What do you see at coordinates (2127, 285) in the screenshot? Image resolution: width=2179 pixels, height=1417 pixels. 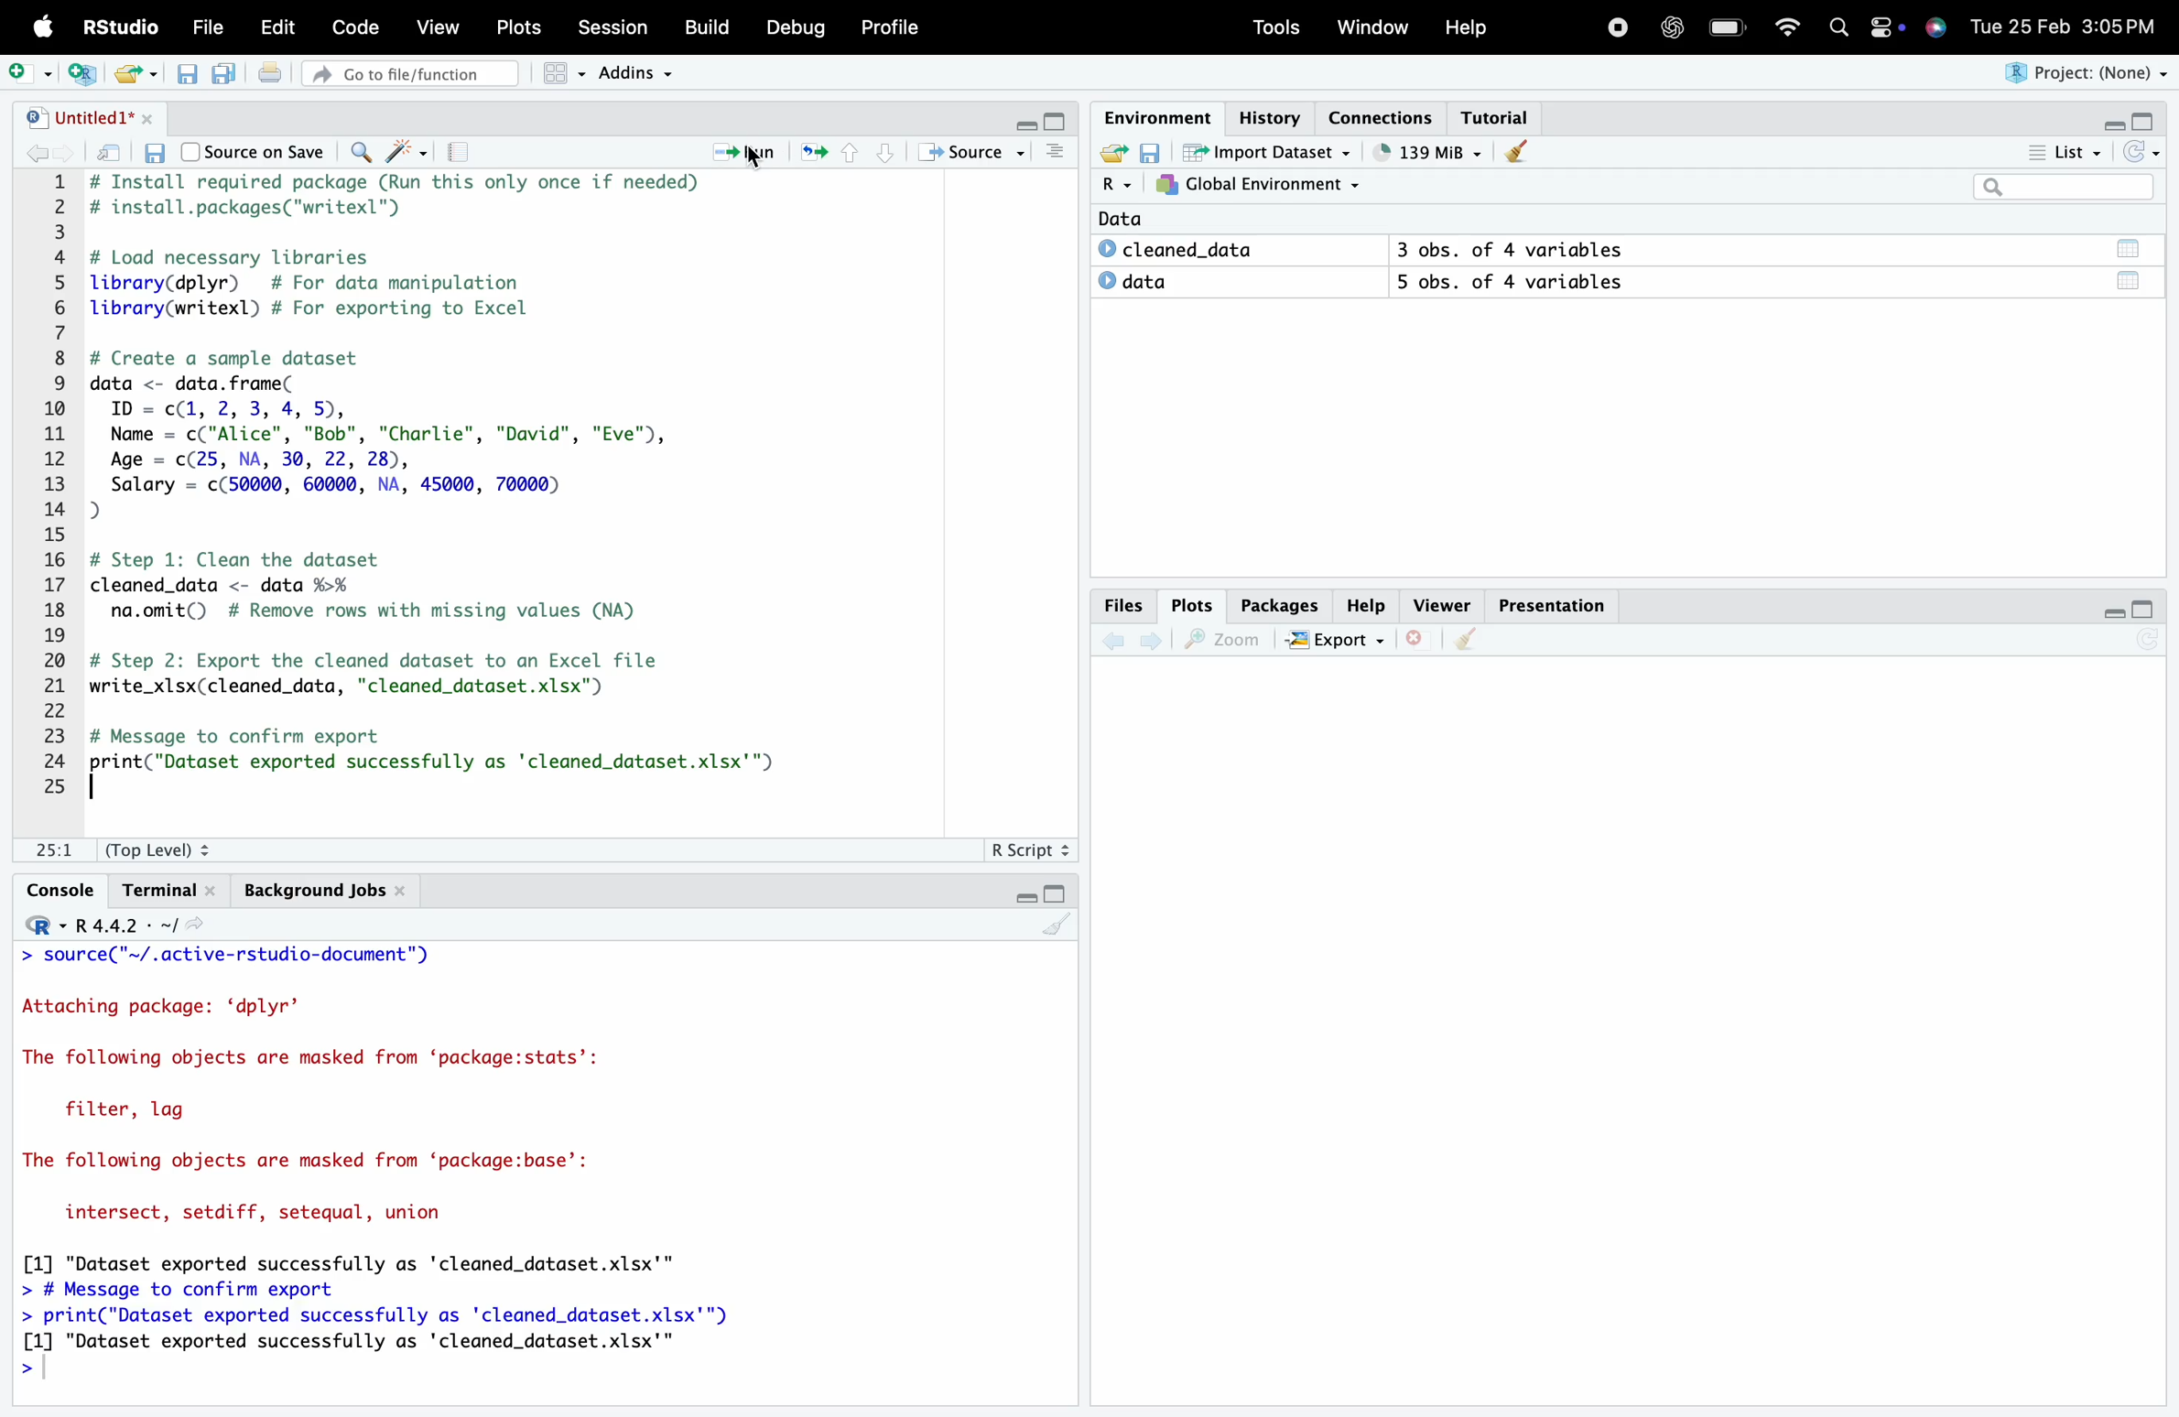 I see `Data/Table` at bounding box center [2127, 285].